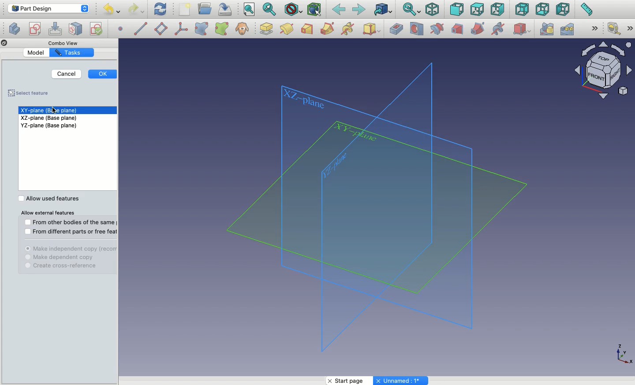  What do you see at coordinates (71, 233) in the screenshot?
I see `From different part ` at bounding box center [71, 233].